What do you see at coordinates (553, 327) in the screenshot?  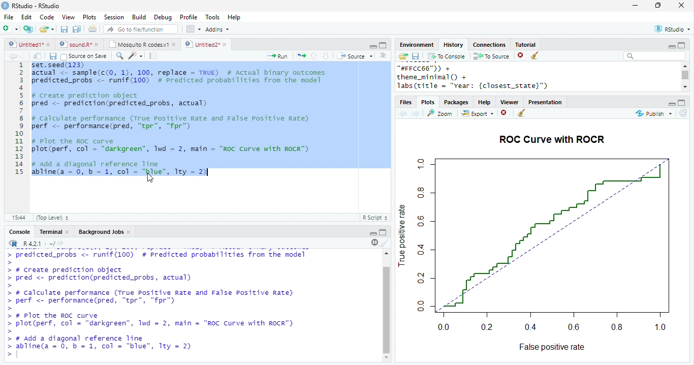 I see `false positive rate meter` at bounding box center [553, 327].